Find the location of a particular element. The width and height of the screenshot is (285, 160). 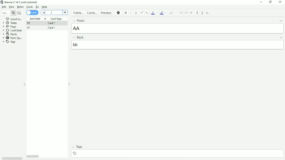

Notes is located at coordinates (20, 7).